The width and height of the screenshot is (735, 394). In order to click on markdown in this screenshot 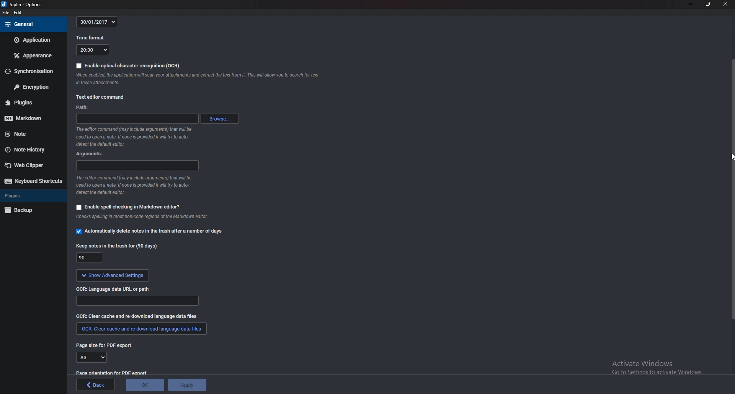, I will do `click(32, 119)`.